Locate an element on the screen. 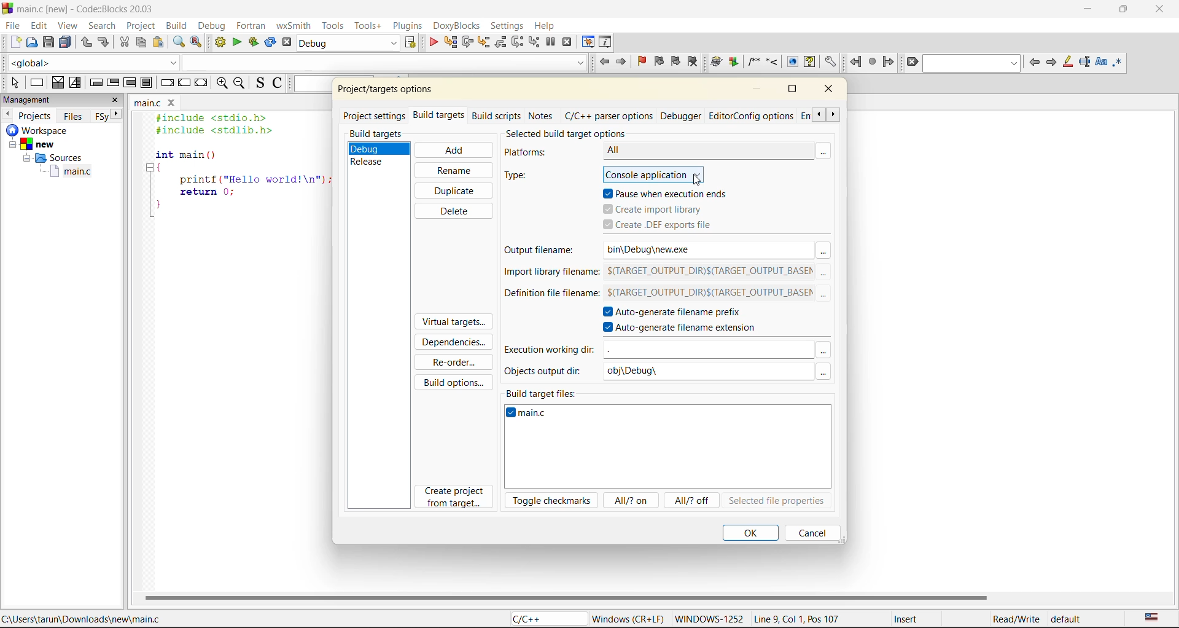 The image size is (1179, 628). more is located at coordinates (823, 250).